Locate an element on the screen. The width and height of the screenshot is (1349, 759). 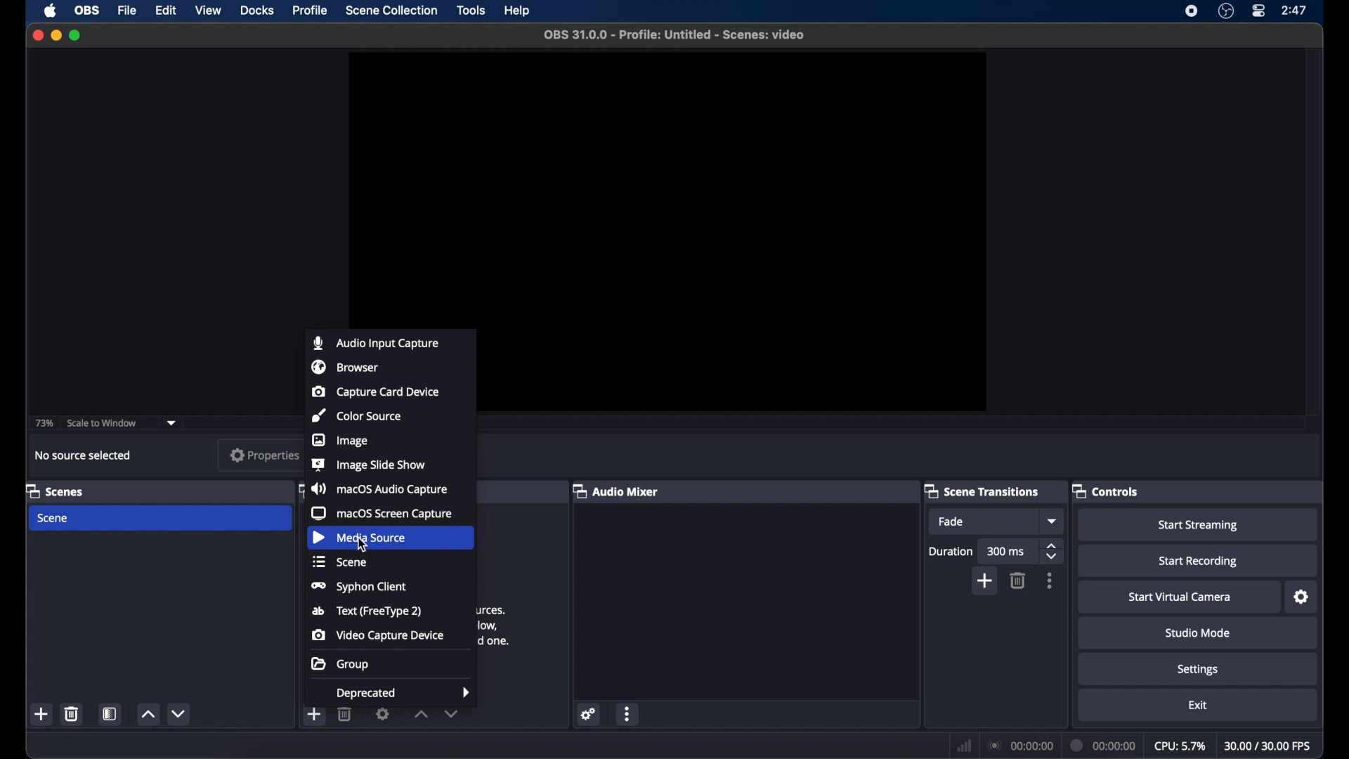
audio mixer is located at coordinates (615, 491).